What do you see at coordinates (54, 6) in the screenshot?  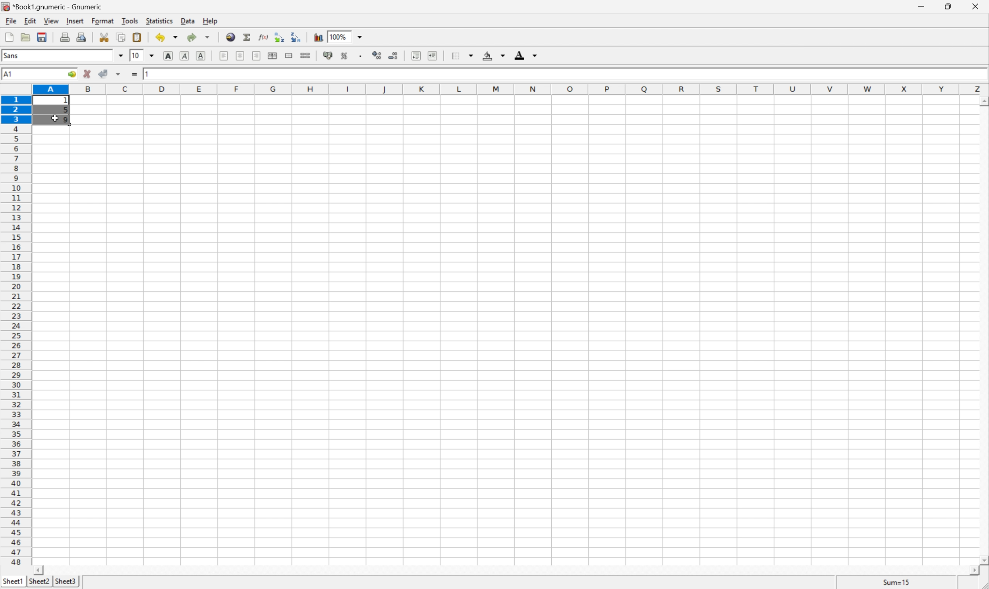 I see `application name` at bounding box center [54, 6].